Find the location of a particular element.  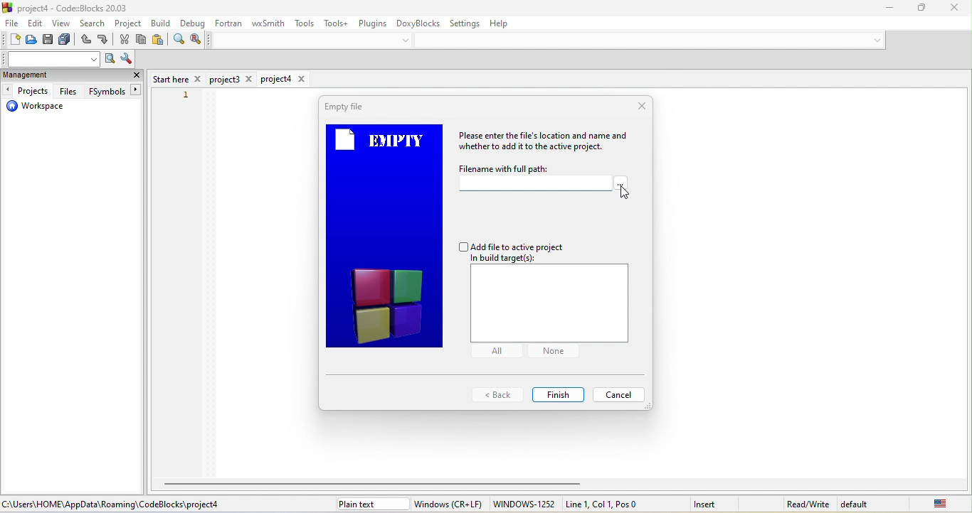

finish is located at coordinates (559, 395).